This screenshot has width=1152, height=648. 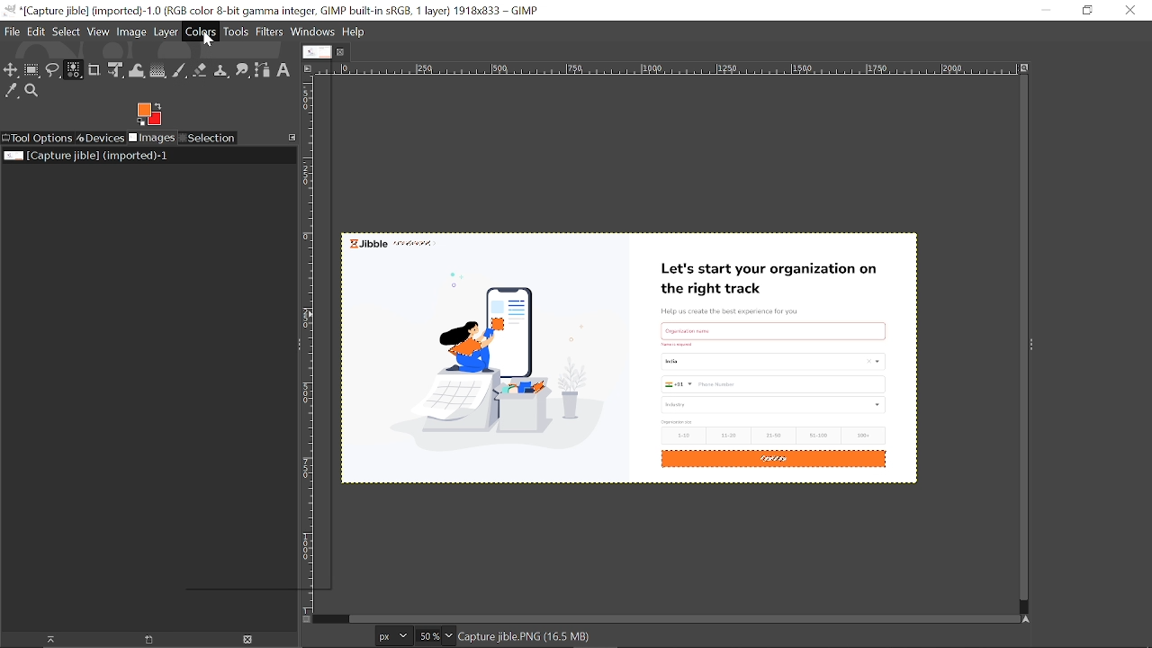 I want to click on Horizontal labe;, so click(x=661, y=70).